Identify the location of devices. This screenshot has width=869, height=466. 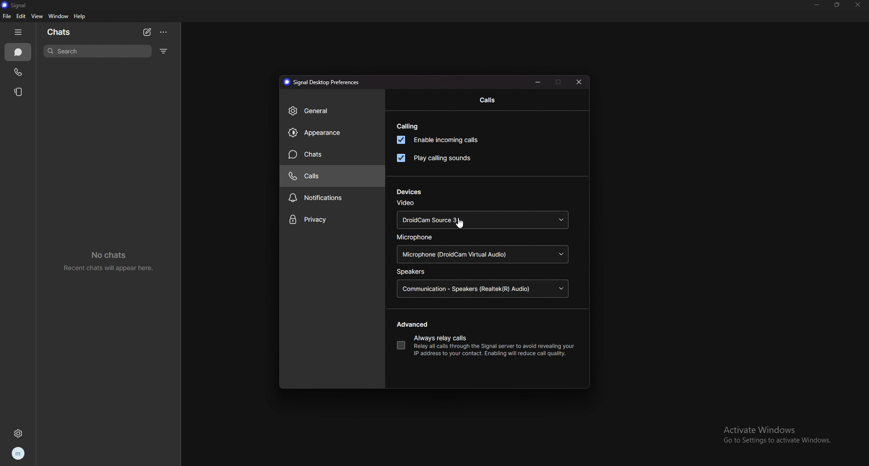
(409, 192).